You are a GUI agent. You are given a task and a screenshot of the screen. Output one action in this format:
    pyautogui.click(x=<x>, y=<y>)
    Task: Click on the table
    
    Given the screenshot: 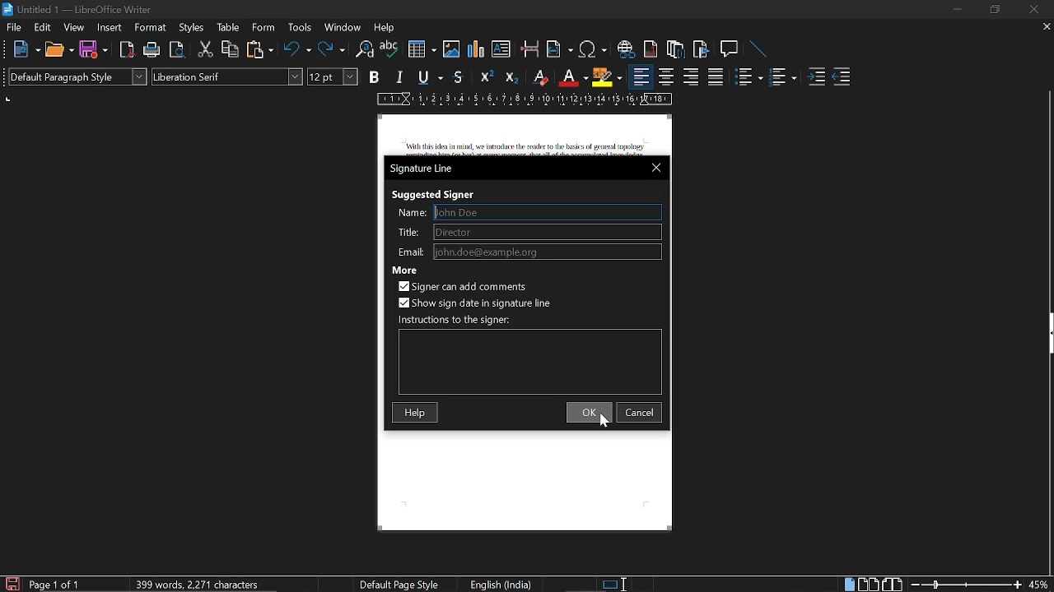 What is the action you would take?
    pyautogui.click(x=229, y=29)
    